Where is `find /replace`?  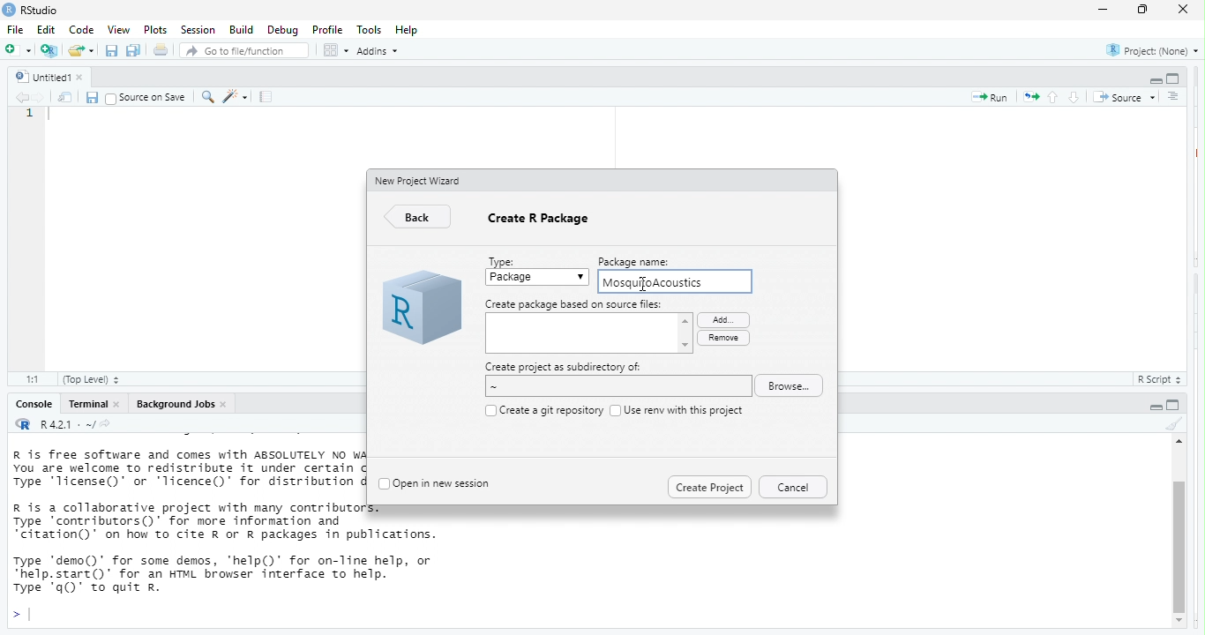
find /replace is located at coordinates (207, 97).